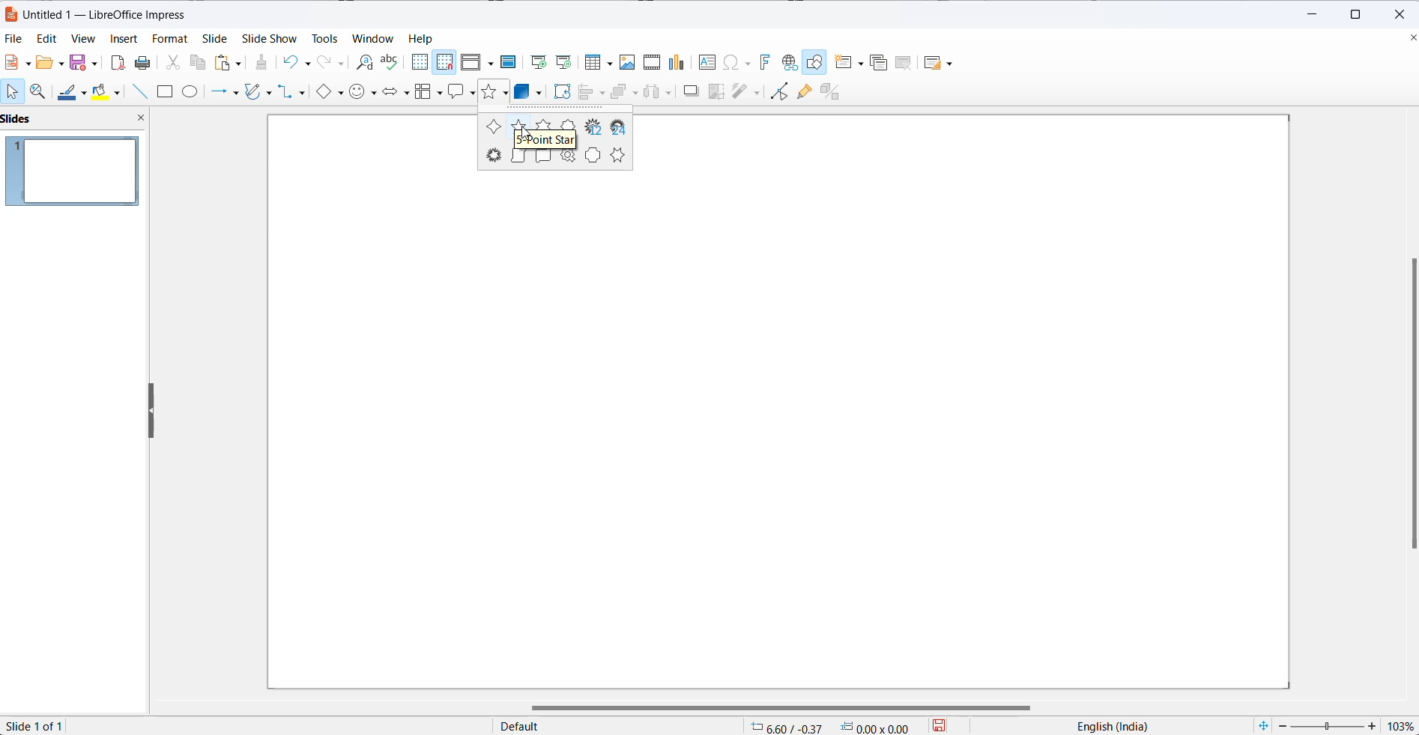  Describe the element at coordinates (20, 62) in the screenshot. I see `new file` at that location.